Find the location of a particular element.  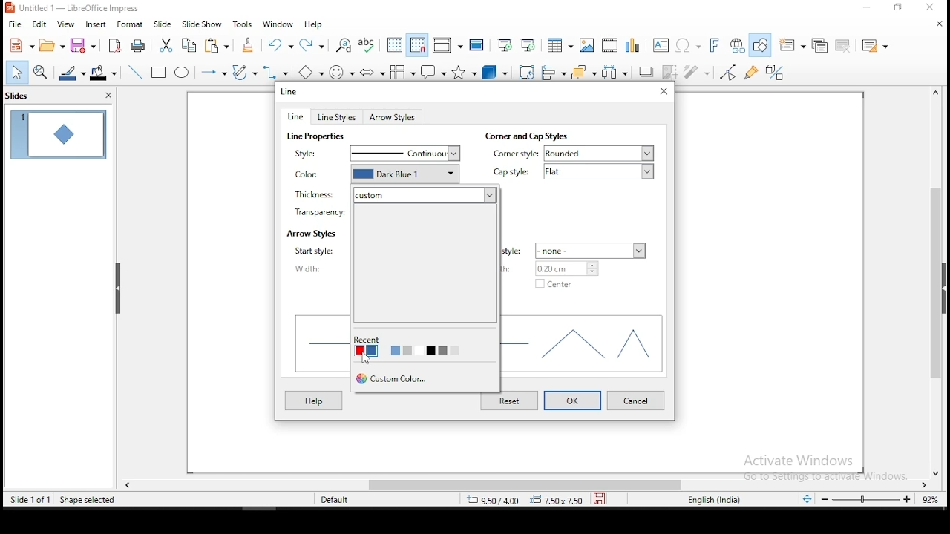

0.20 cm is located at coordinates (573, 268).